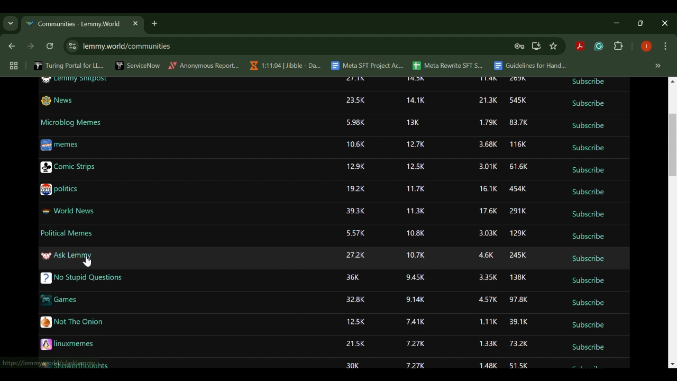 The width and height of the screenshot is (677, 381). What do you see at coordinates (67, 168) in the screenshot?
I see `Comic Strips` at bounding box center [67, 168].